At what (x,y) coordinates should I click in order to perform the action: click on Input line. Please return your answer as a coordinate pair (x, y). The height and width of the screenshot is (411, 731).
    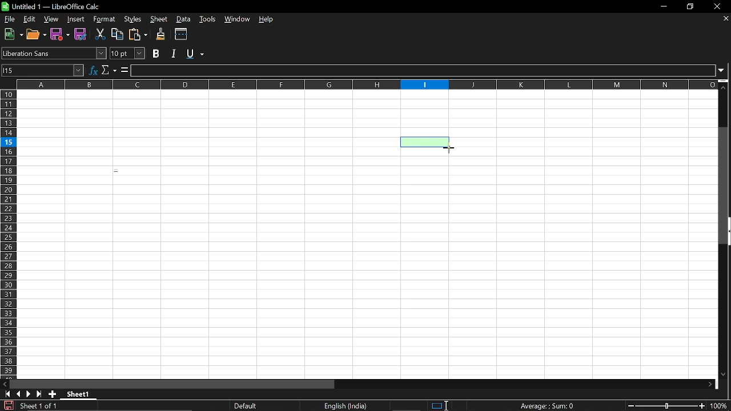
    Looking at the image, I should click on (424, 71).